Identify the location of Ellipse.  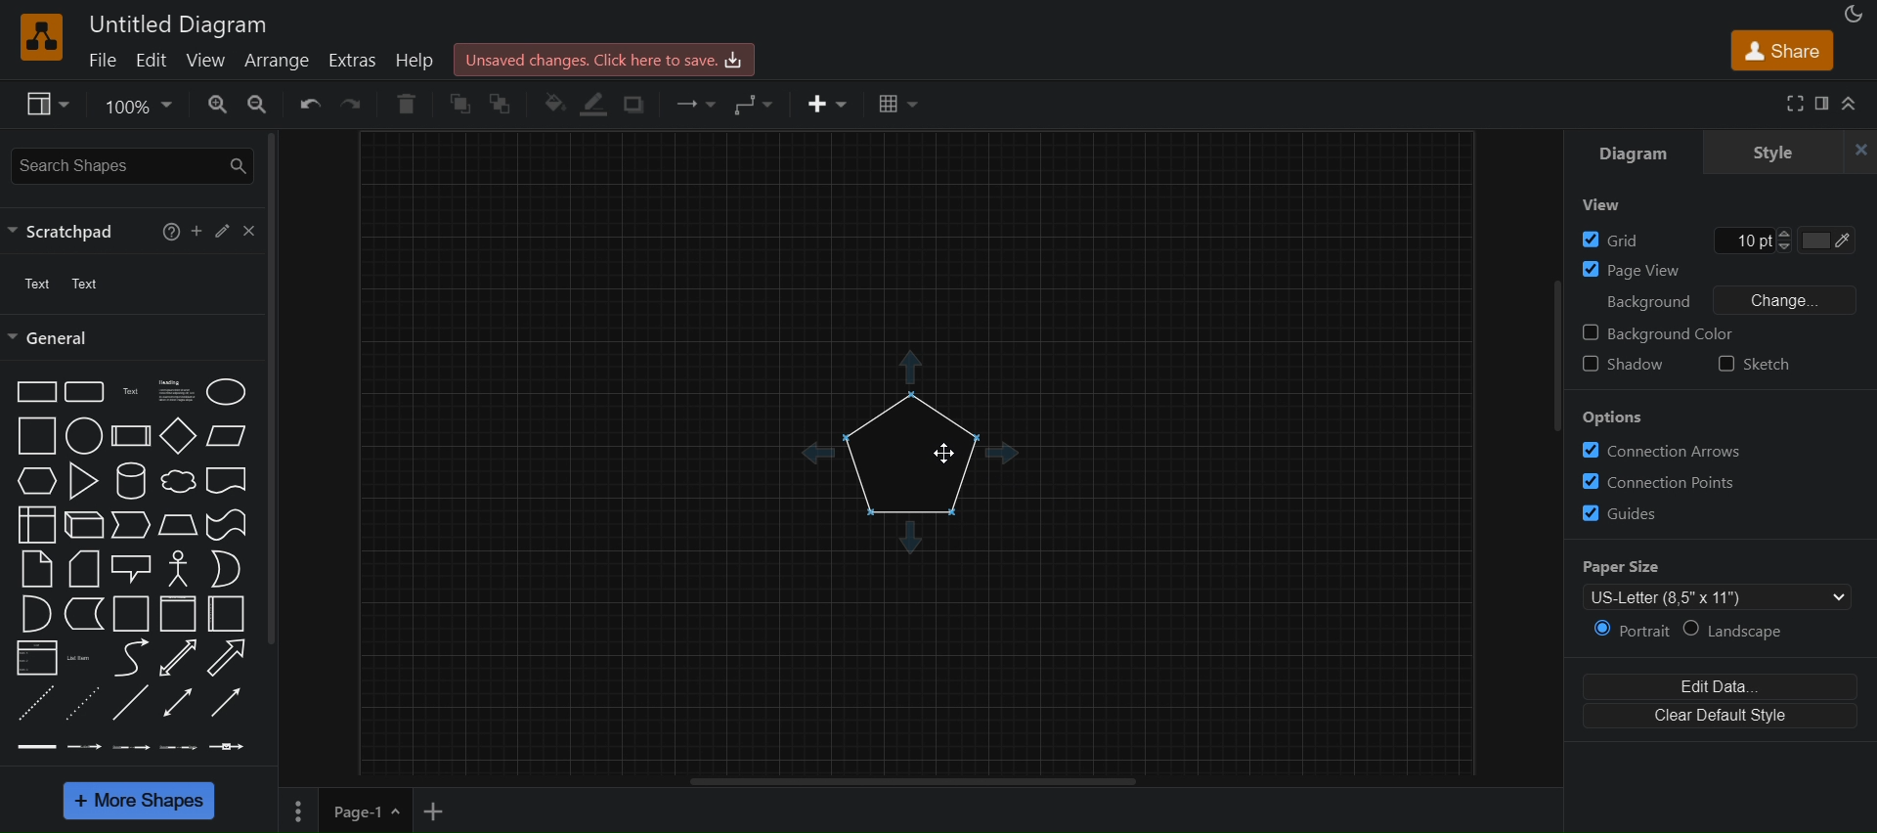
(226, 393).